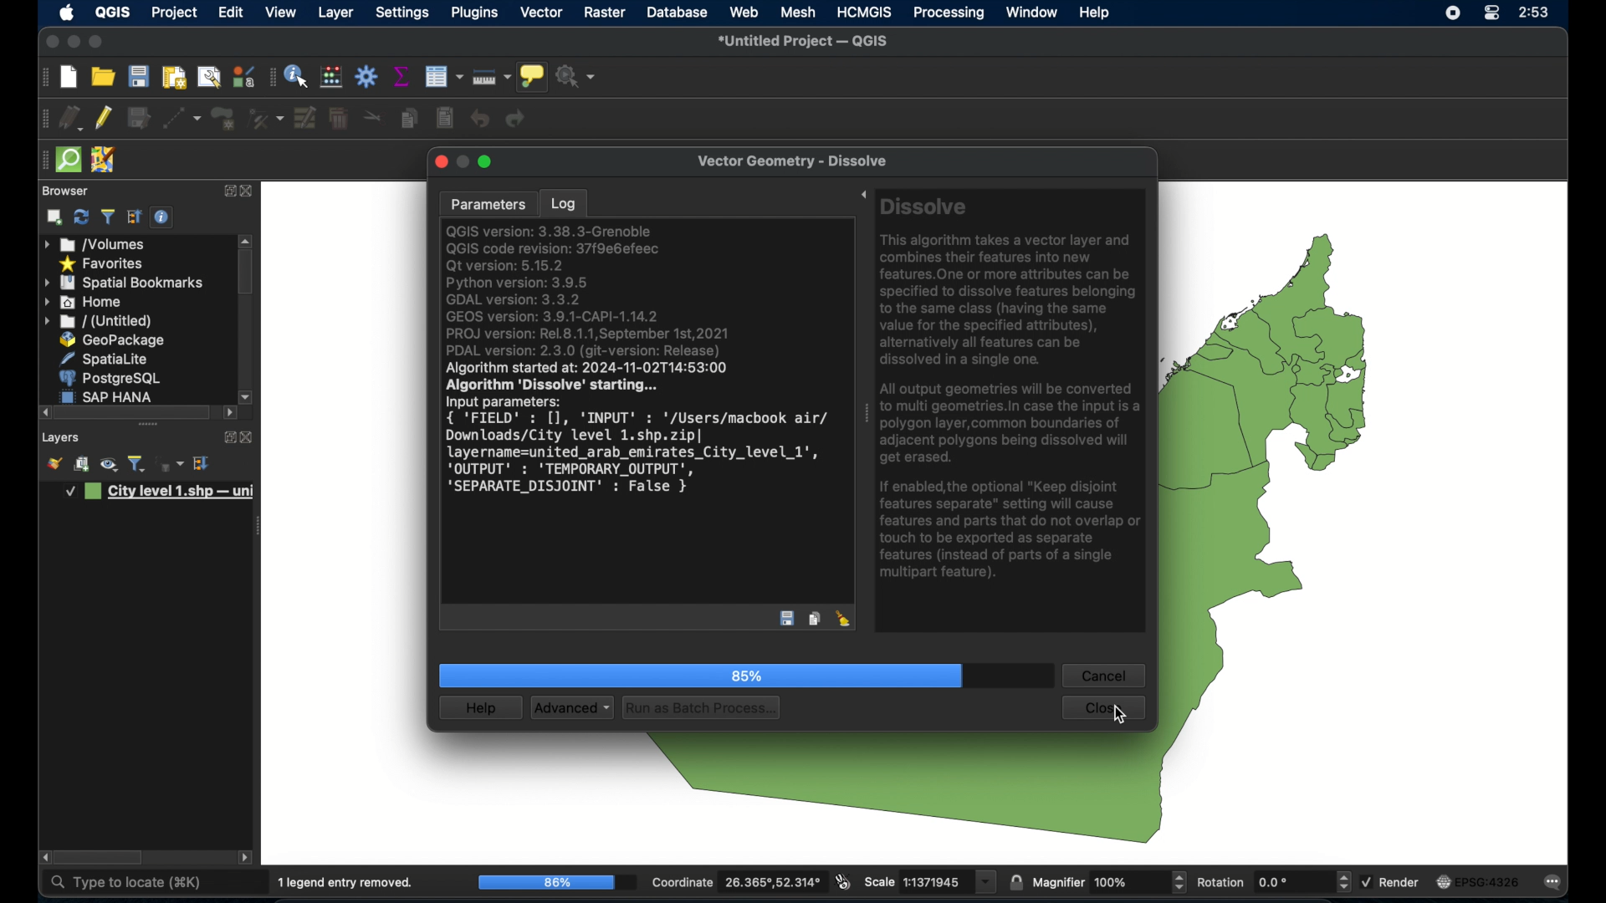 Image resolution: width=1606 pixels, height=903 pixels. Describe the element at coordinates (1014, 392) in the screenshot. I see `dissolve tool info` at that location.